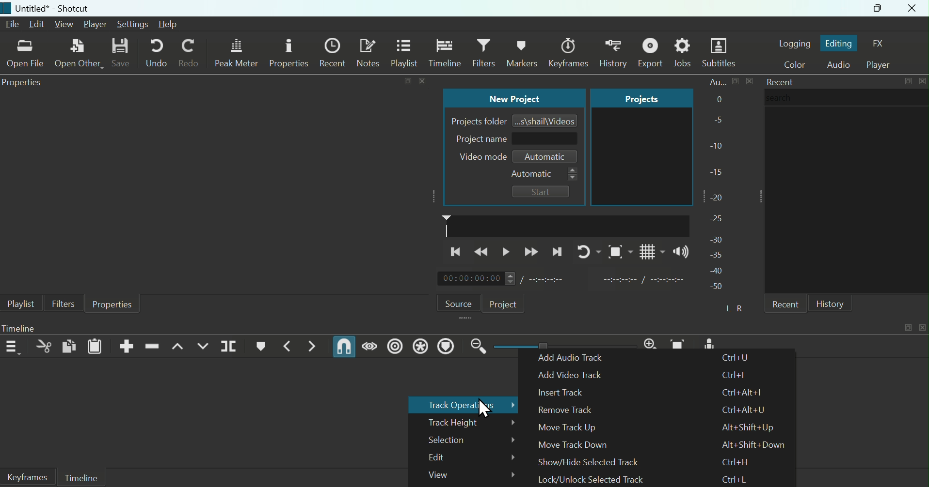 Image resolution: width=929 pixels, height=487 pixels. I want to click on Help, so click(175, 25).